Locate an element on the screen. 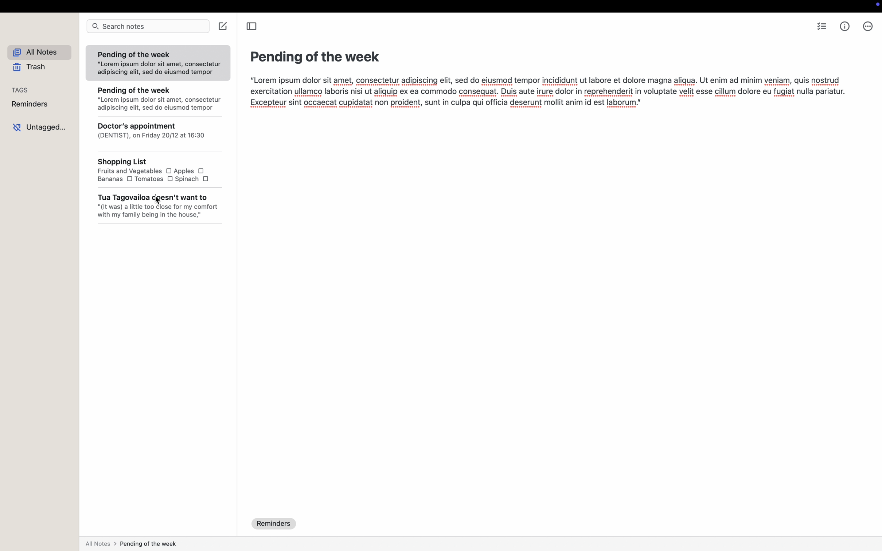 The height and width of the screenshot is (551, 882). trash is located at coordinates (28, 67).